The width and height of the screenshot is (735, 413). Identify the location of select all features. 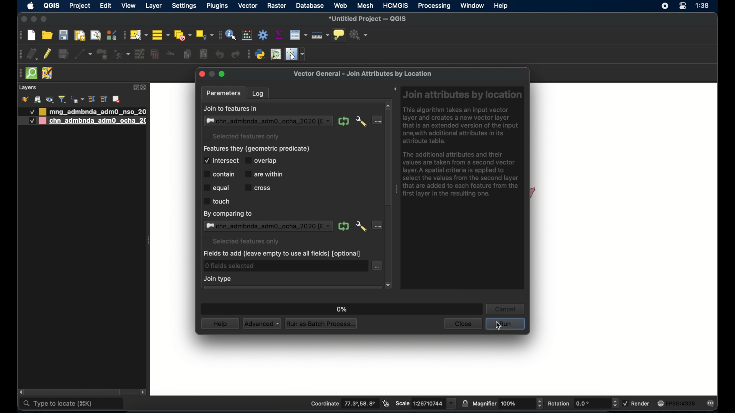
(161, 35).